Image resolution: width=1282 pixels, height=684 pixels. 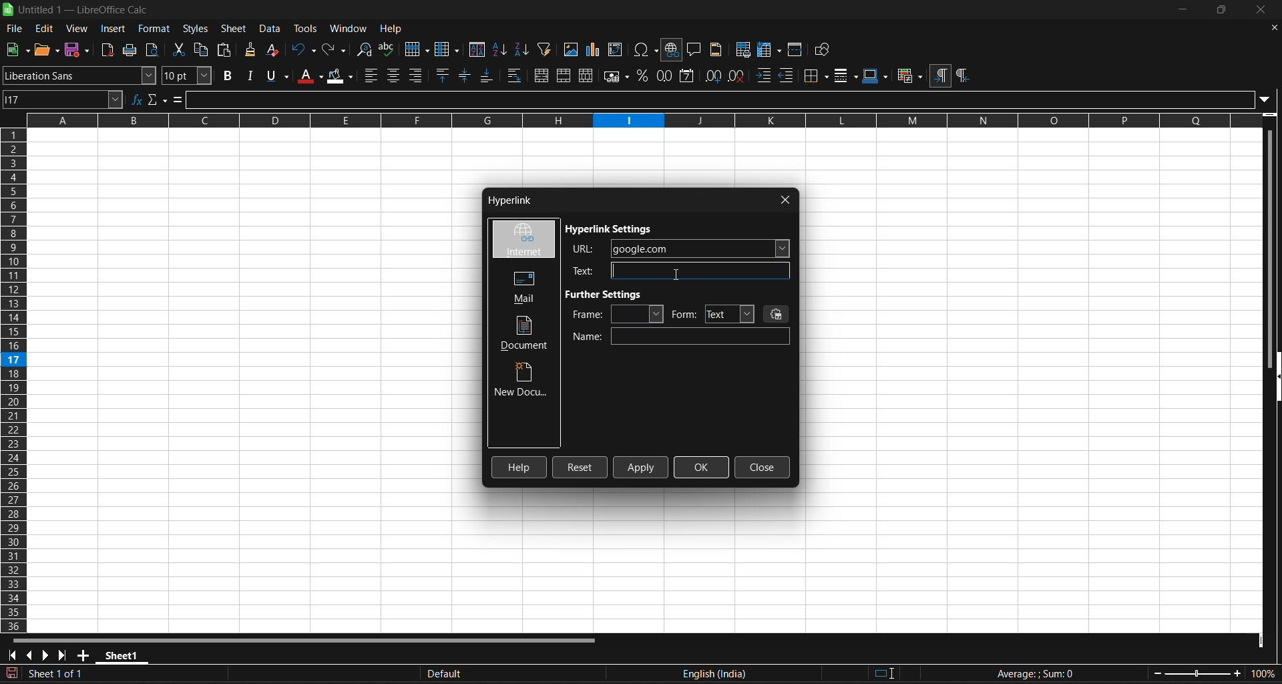 What do you see at coordinates (17, 50) in the screenshot?
I see `save` at bounding box center [17, 50].